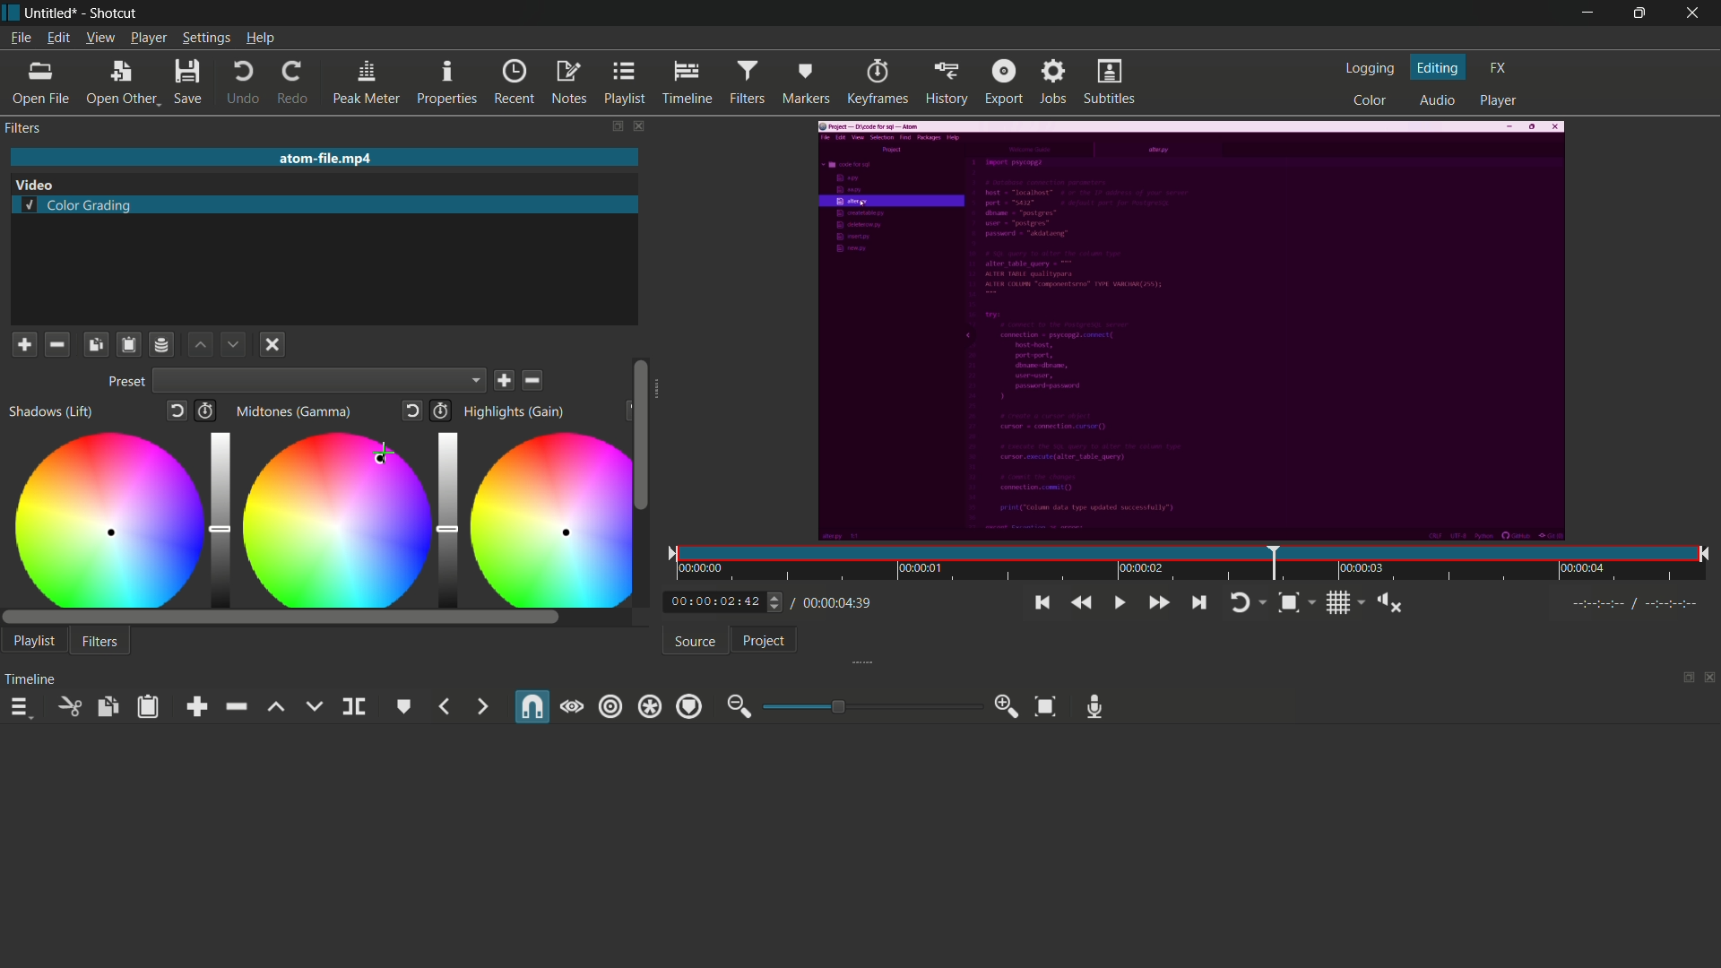  What do you see at coordinates (1440, 67) in the screenshot?
I see `editing` at bounding box center [1440, 67].